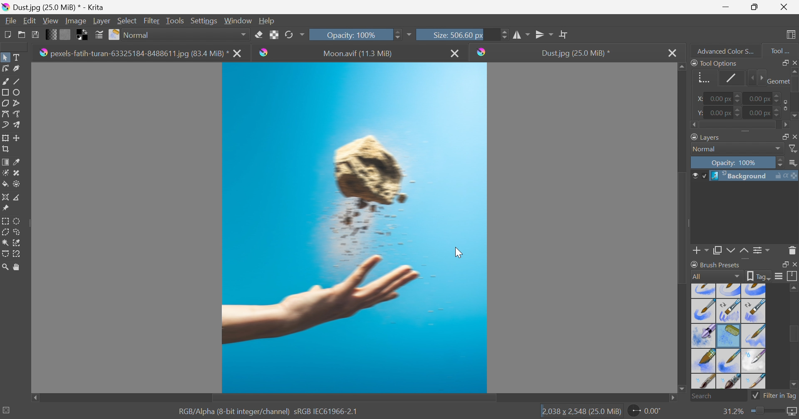 Image resolution: width=799 pixels, height=419 pixels. Describe the element at coordinates (723, 50) in the screenshot. I see `Advanced color s...` at that location.